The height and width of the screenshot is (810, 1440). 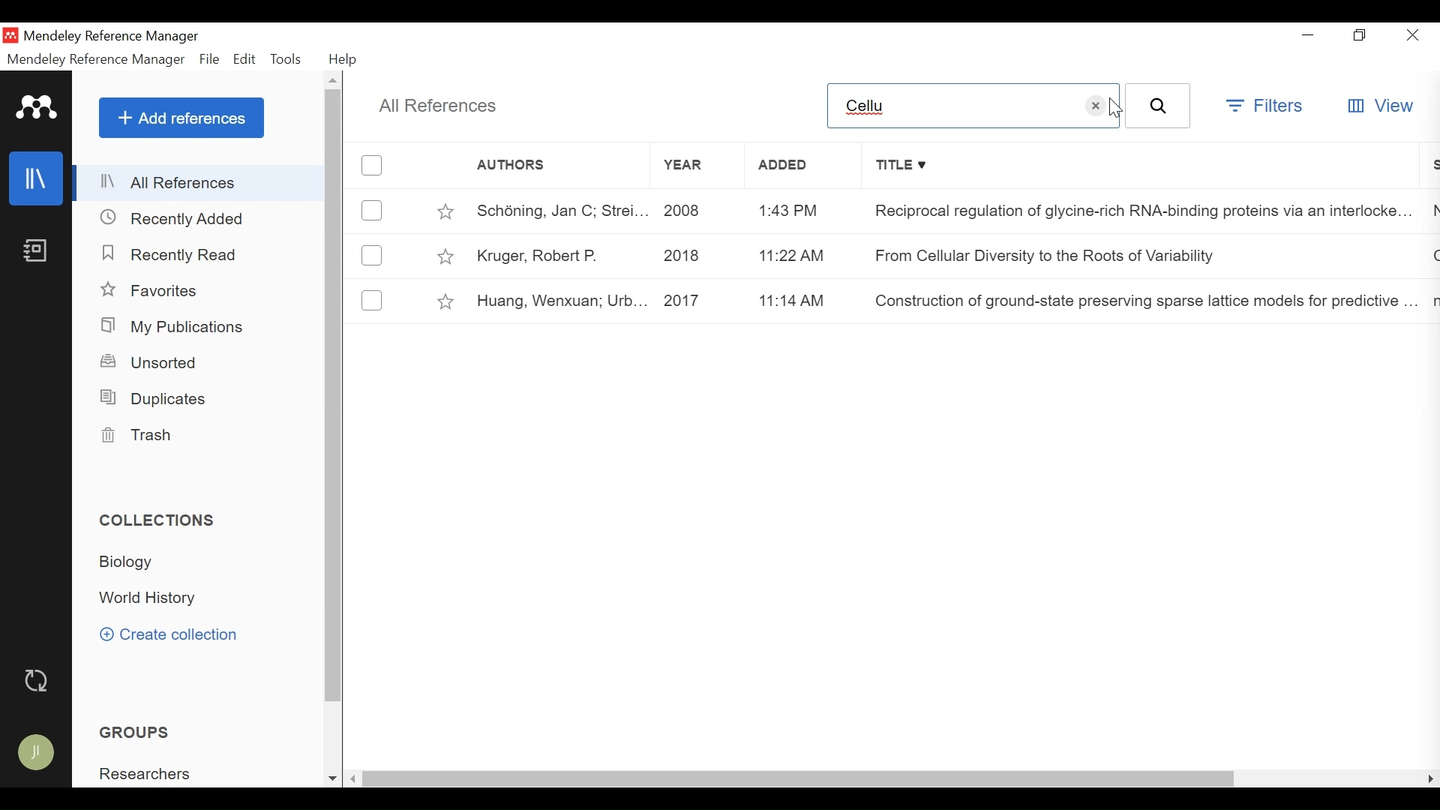 What do you see at coordinates (372, 256) in the screenshot?
I see `(un)select` at bounding box center [372, 256].